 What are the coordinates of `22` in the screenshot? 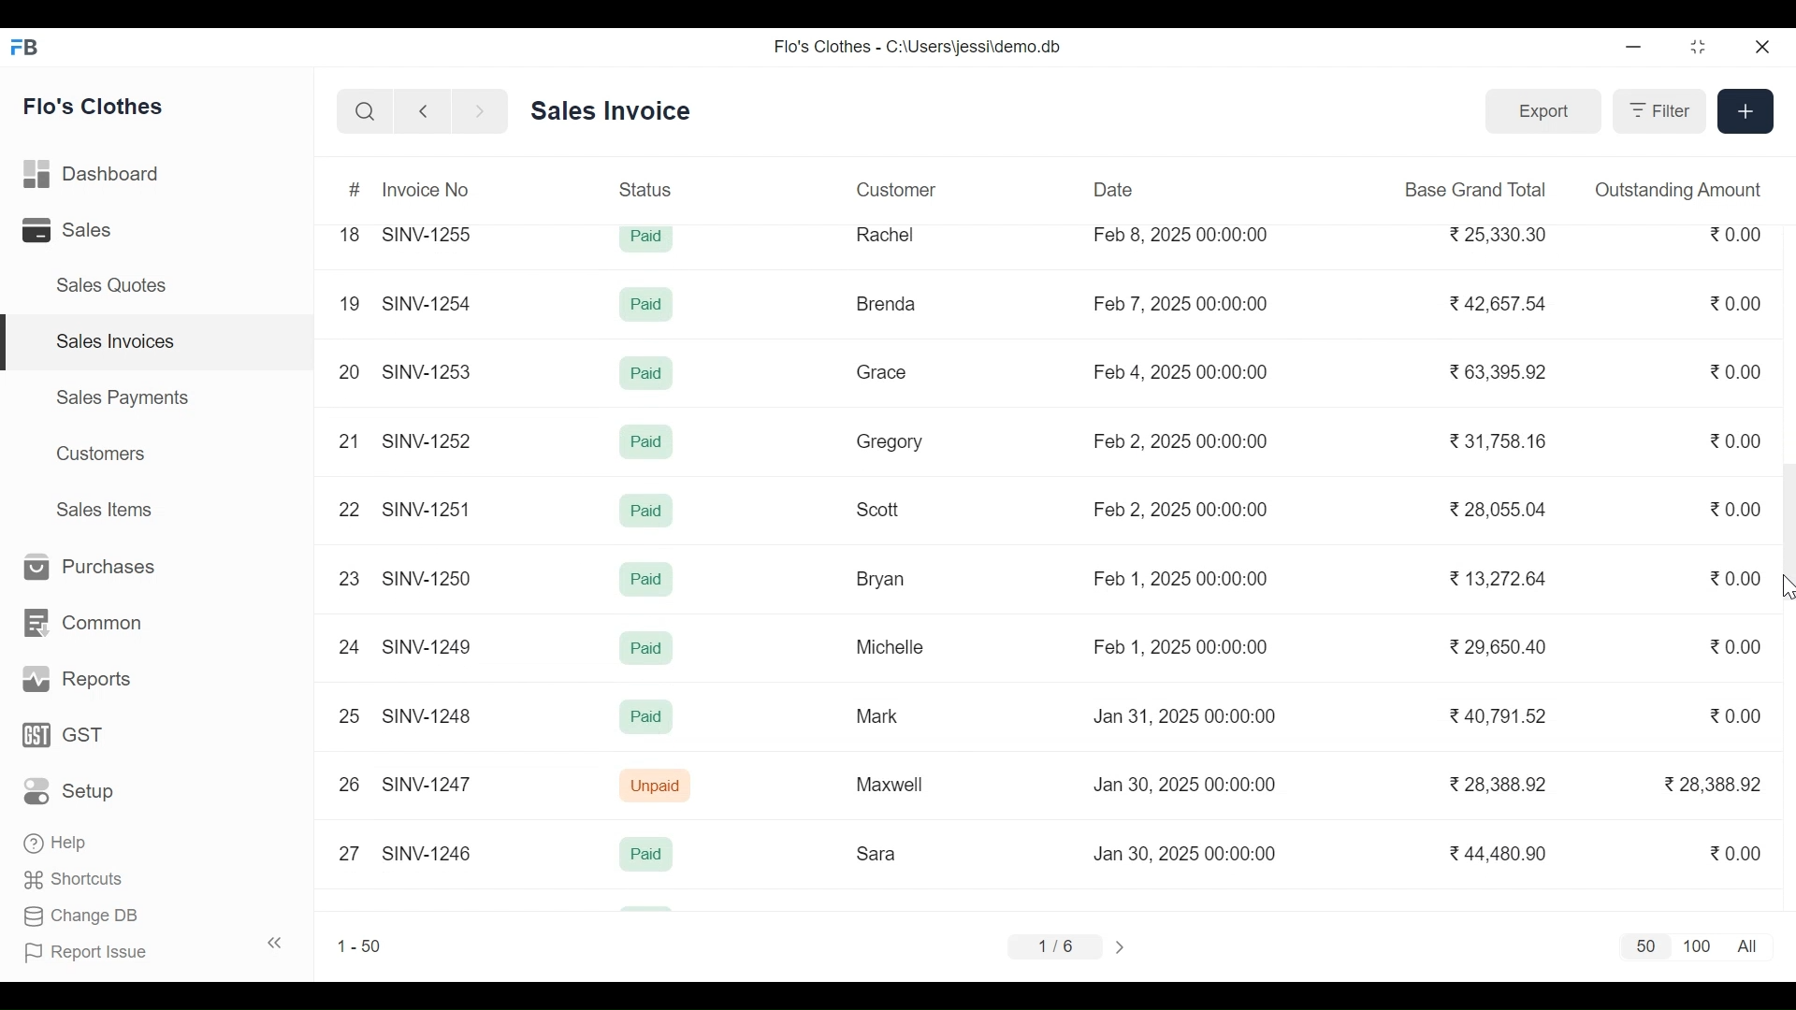 It's located at (346, 509).